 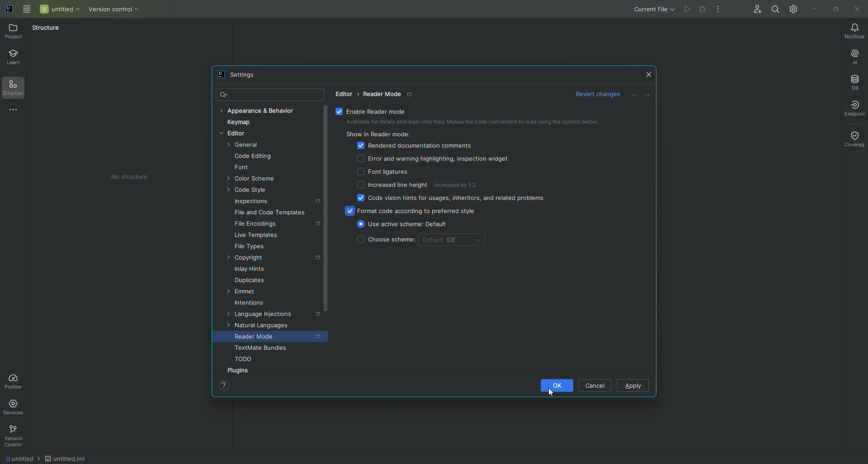 I want to click on Format code, so click(x=416, y=211).